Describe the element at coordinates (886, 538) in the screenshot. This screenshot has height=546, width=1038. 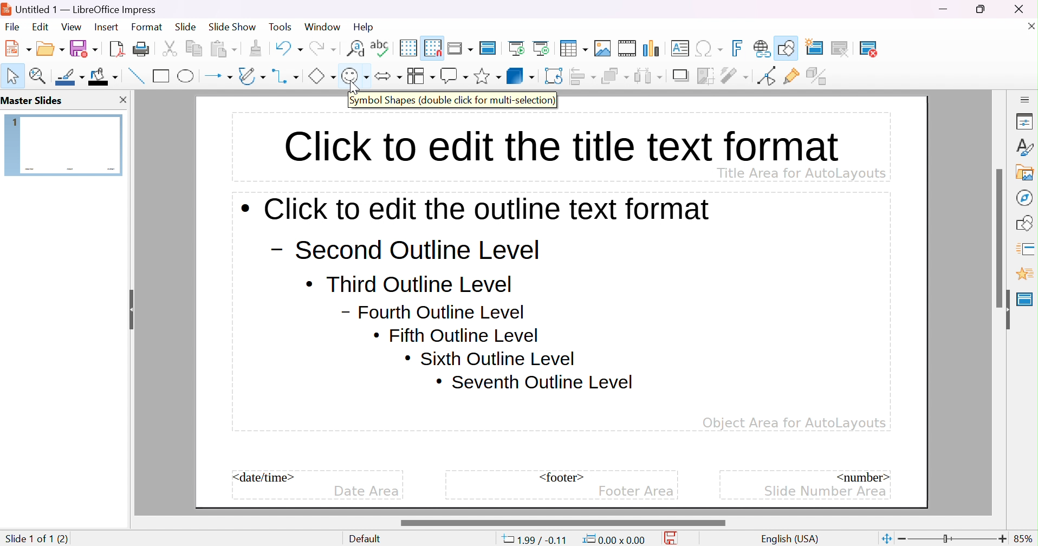
I see `fit slide to current window` at that location.